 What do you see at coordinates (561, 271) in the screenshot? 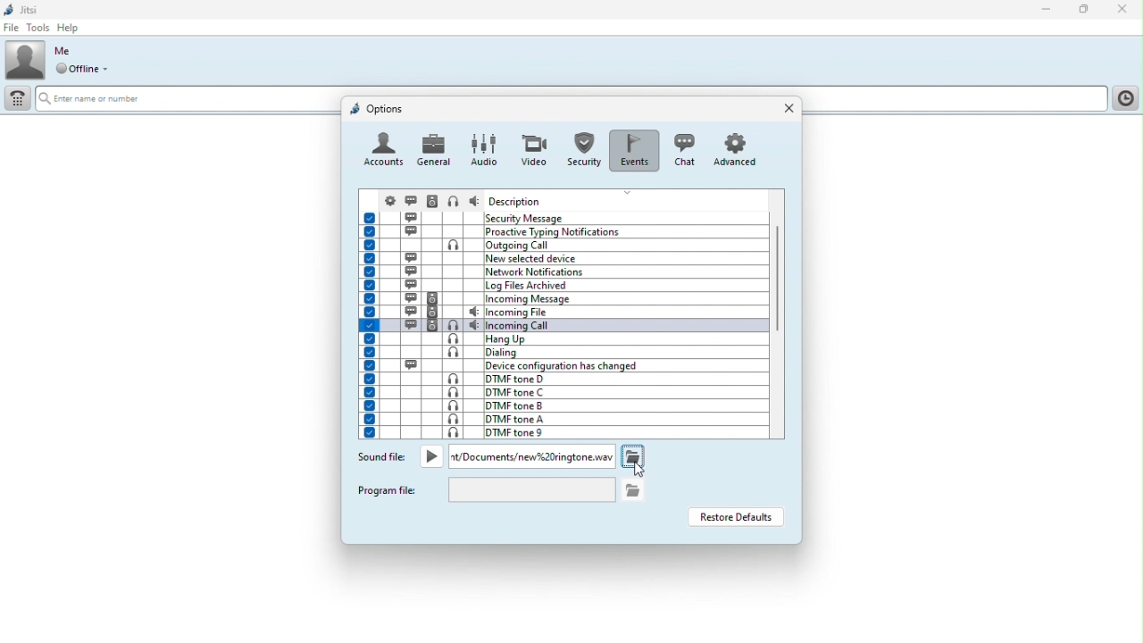
I see `network notifications ` at bounding box center [561, 271].